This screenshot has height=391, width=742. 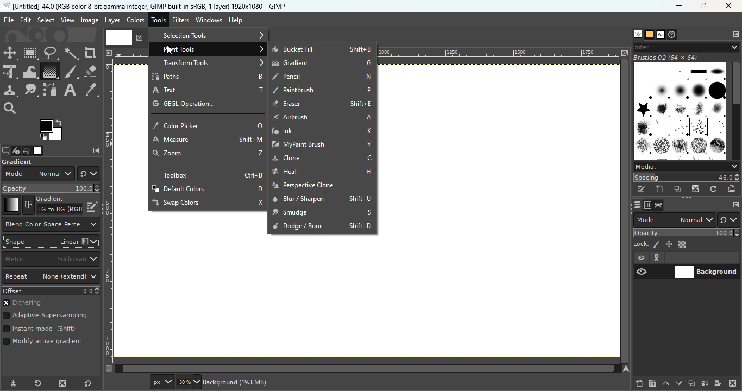 What do you see at coordinates (206, 155) in the screenshot?
I see `zoom` at bounding box center [206, 155].